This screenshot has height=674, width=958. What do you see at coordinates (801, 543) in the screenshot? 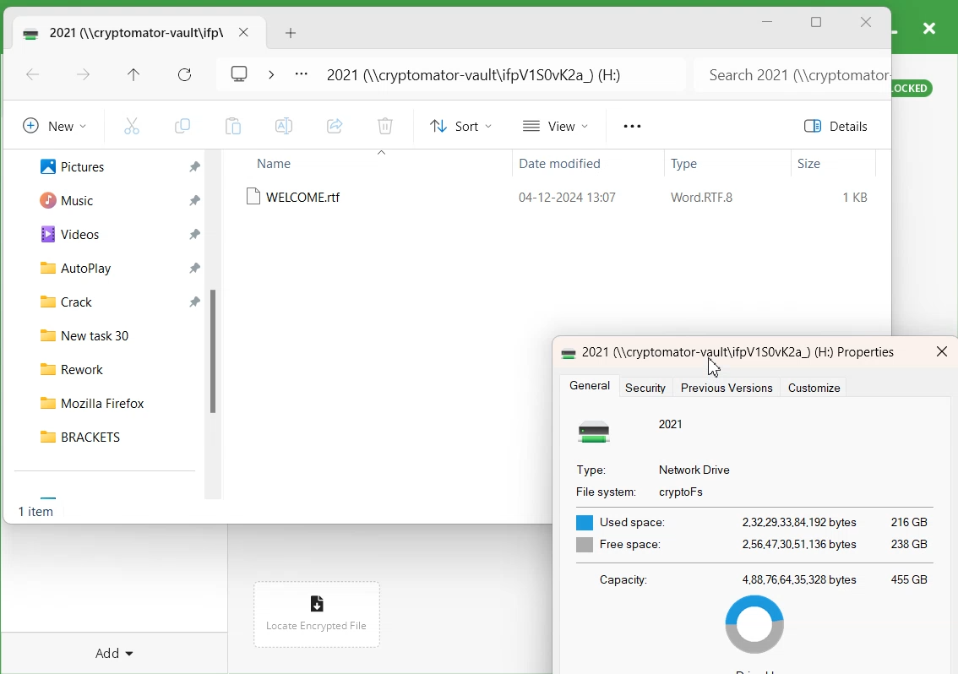
I see `256.47.30.51.136 bytes.` at bounding box center [801, 543].